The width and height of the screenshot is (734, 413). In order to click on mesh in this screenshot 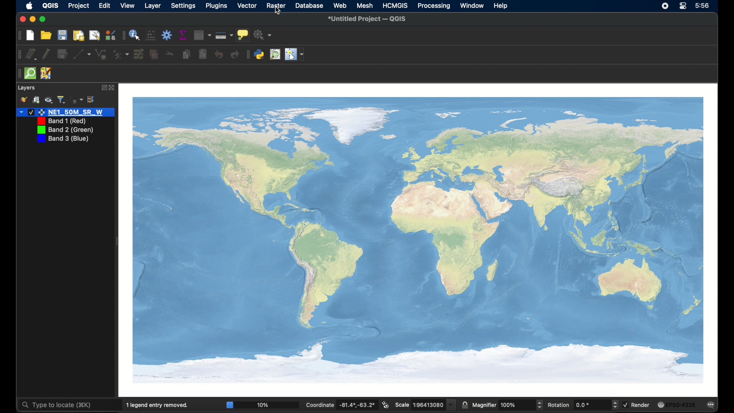, I will do `click(364, 6)`.